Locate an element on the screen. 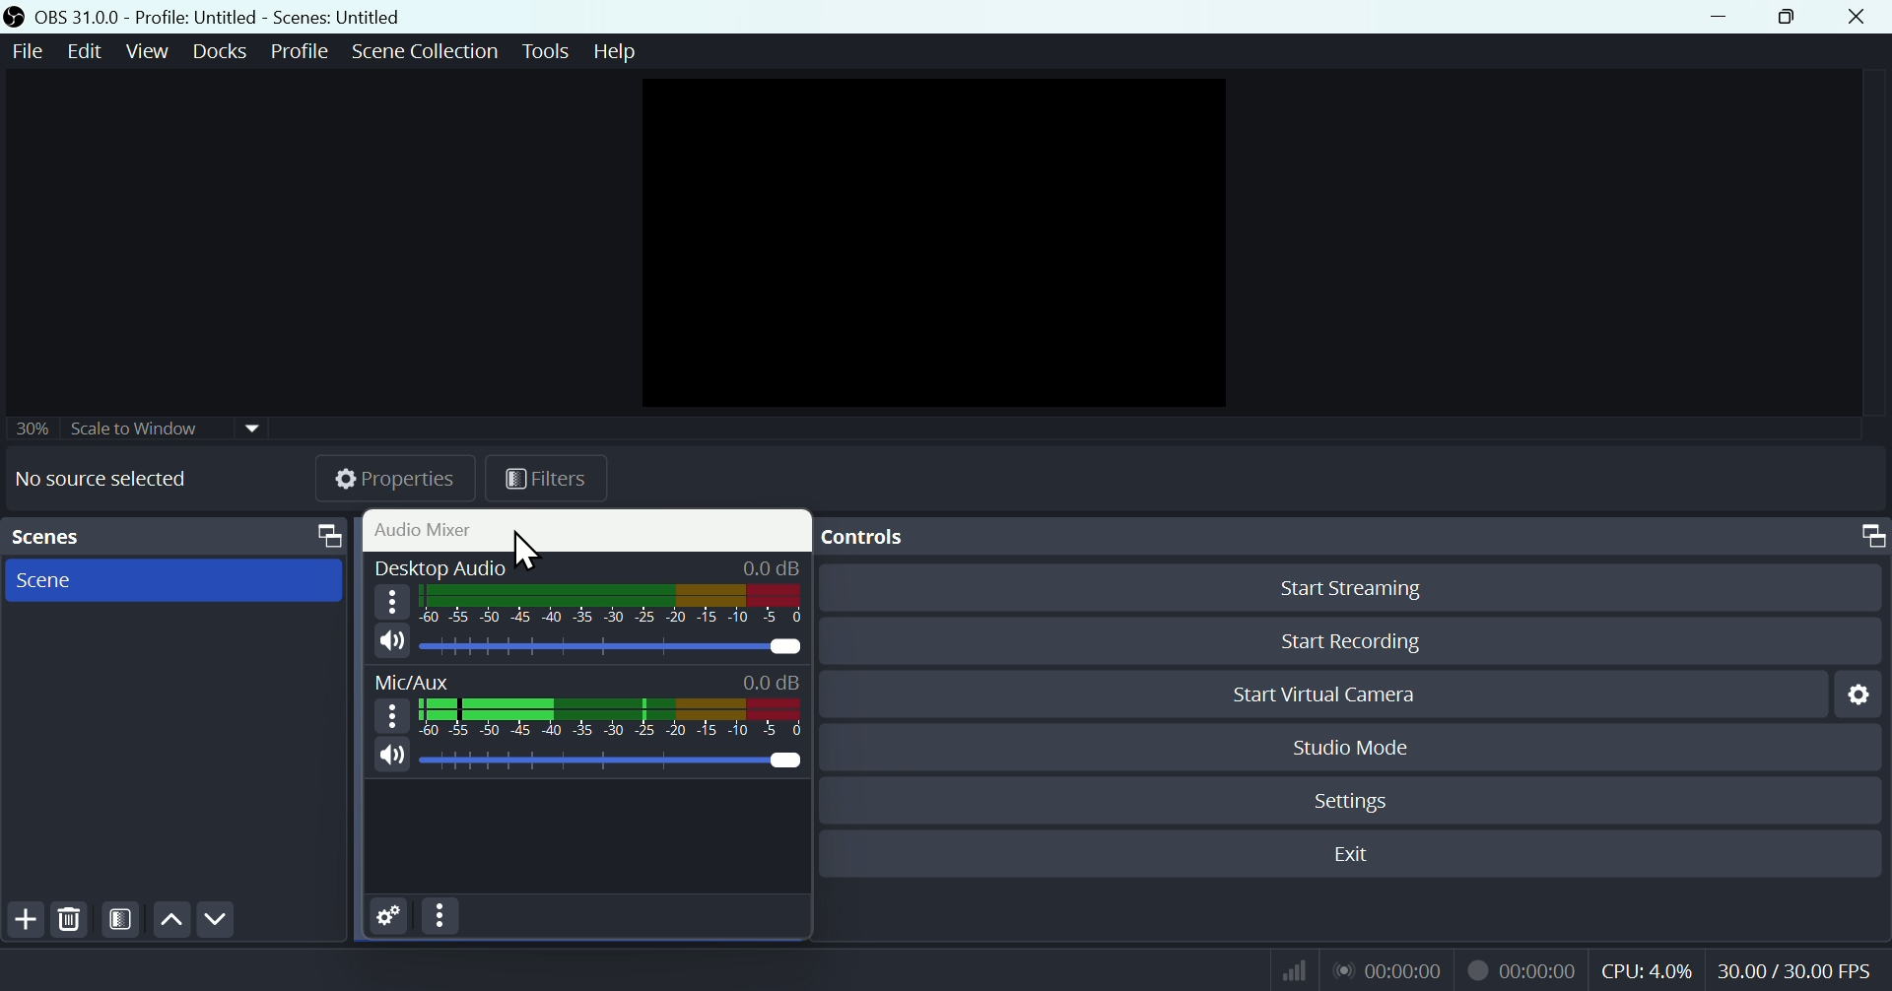  Bitrate is located at coordinates (1291, 970).